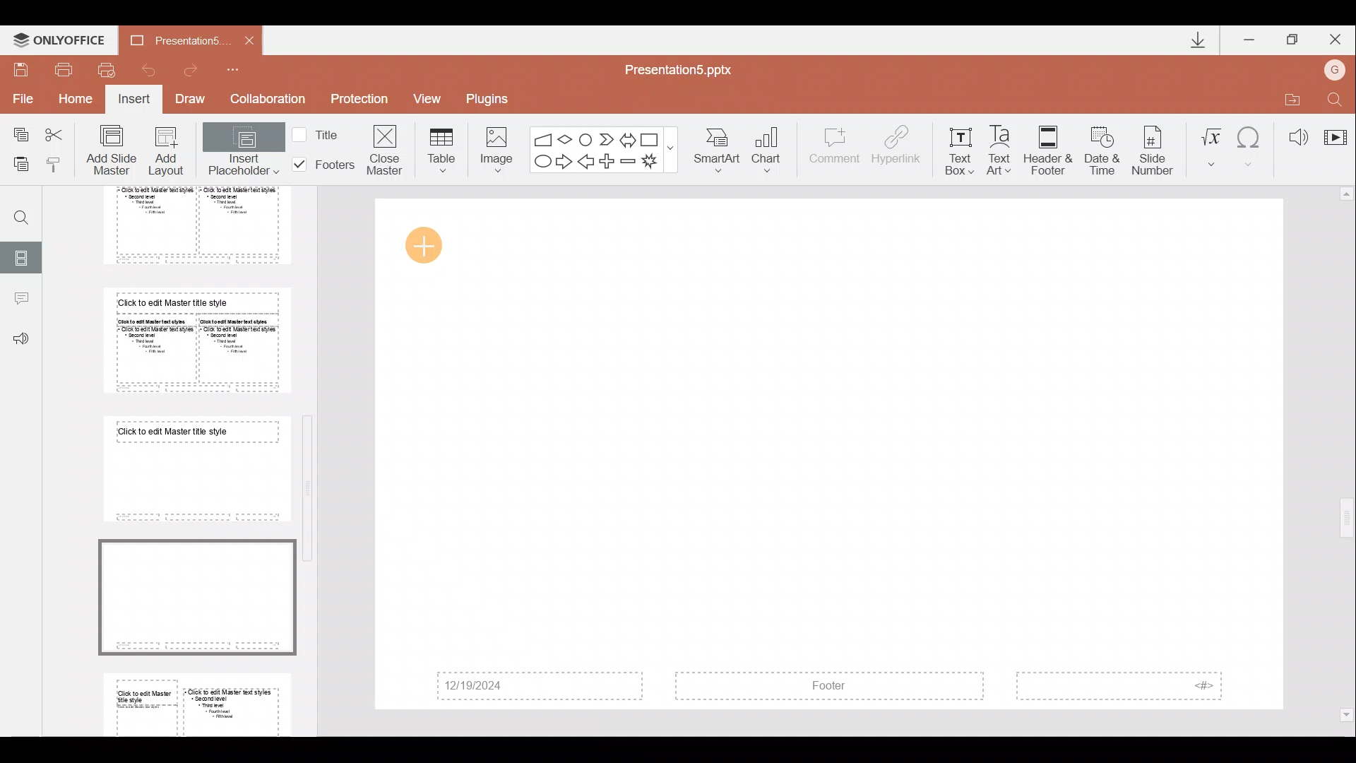  Describe the element at coordinates (319, 134) in the screenshot. I see `Title` at that location.